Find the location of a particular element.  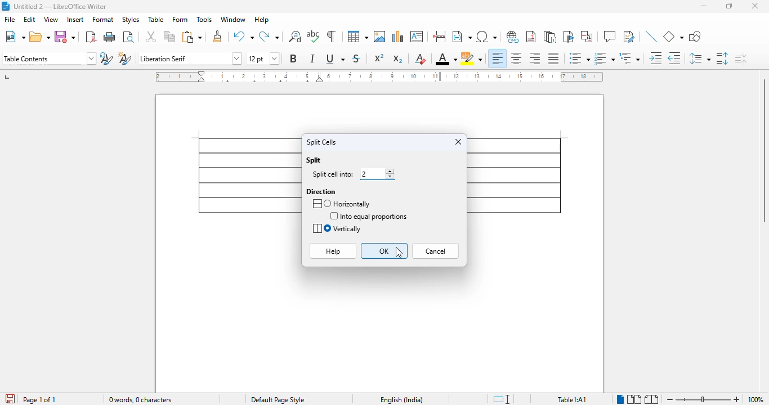

window is located at coordinates (233, 19).